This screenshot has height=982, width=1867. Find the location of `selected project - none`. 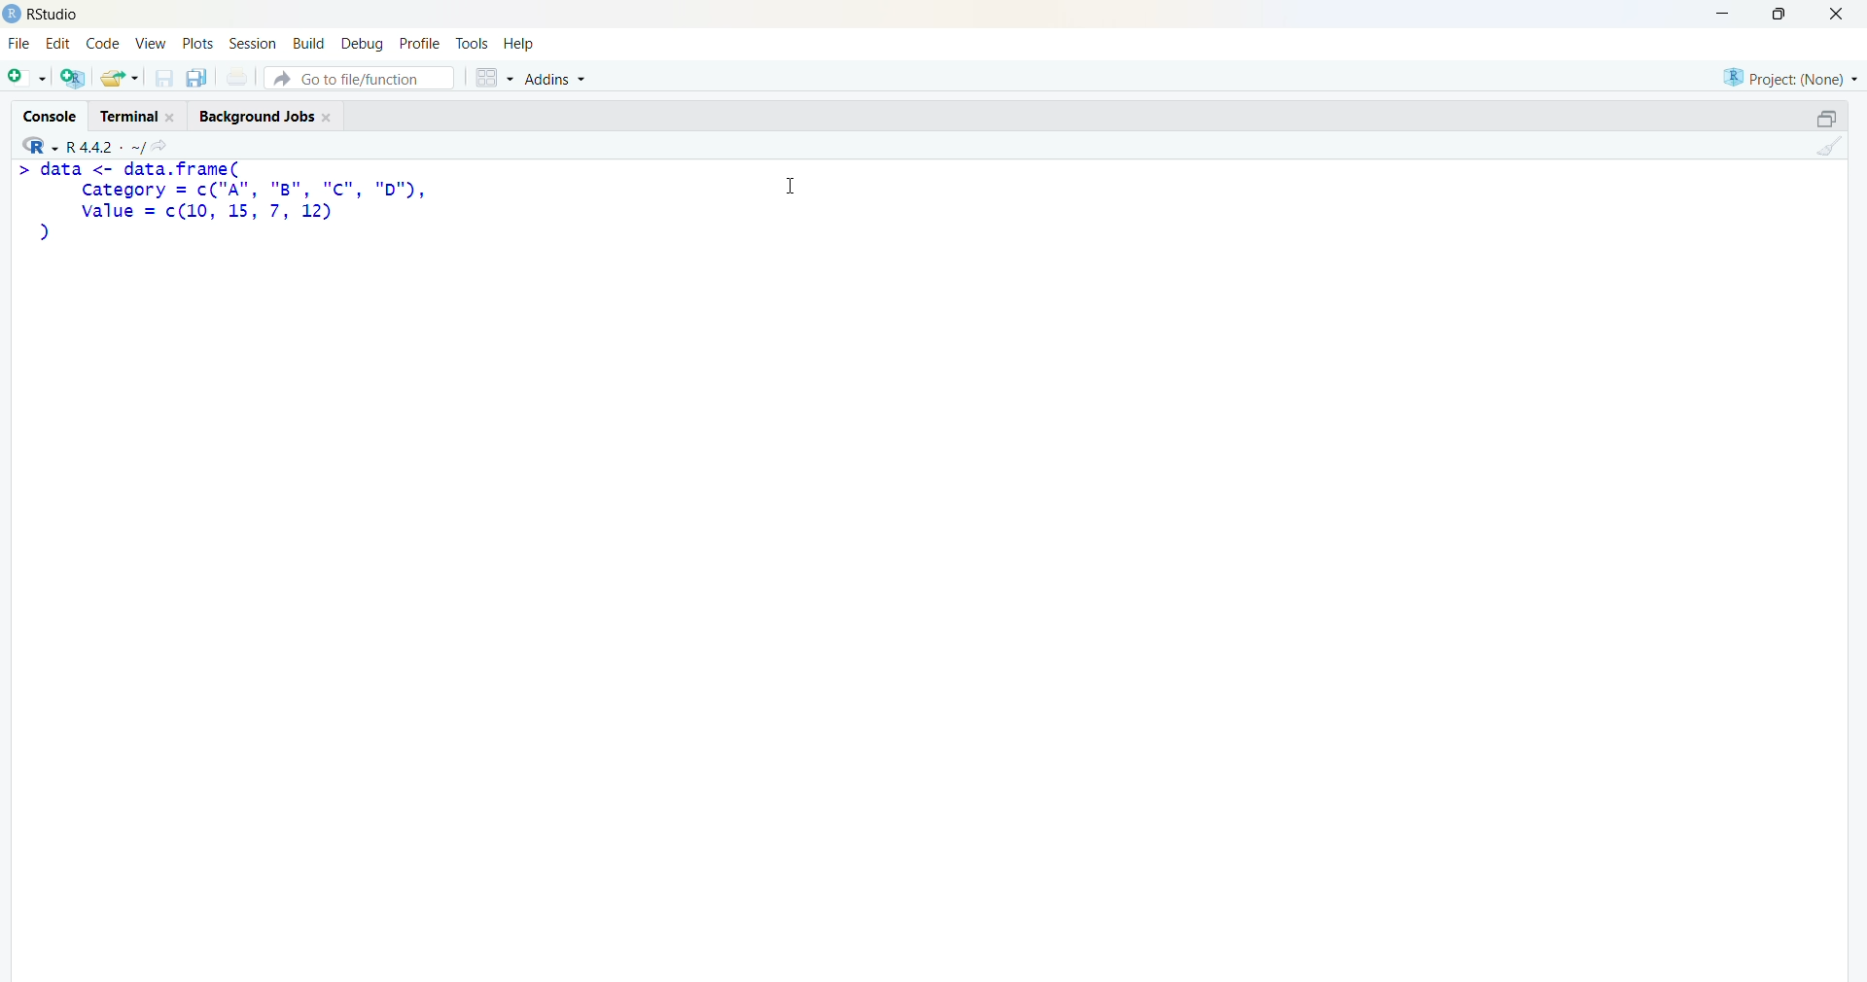

selected project - none is located at coordinates (1793, 77).